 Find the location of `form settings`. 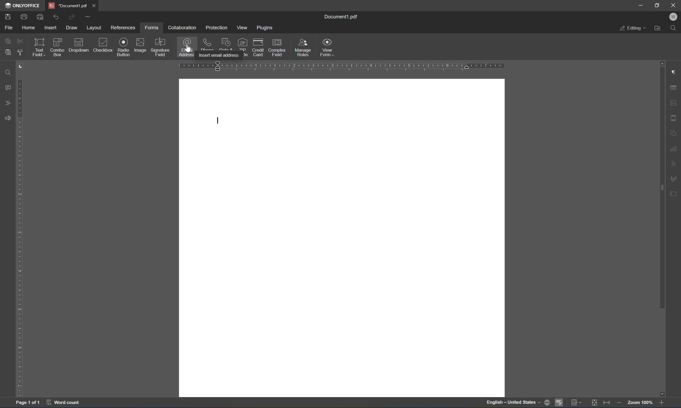

form settings is located at coordinates (676, 198).